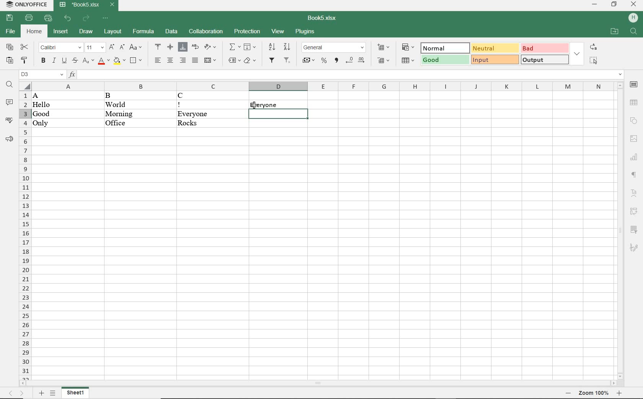 Image resolution: width=643 pixels, height=399 pixels. What do you see at coordinates (620, 85) in the screenshot?
I see `move up` at bounding box center [620, 85].